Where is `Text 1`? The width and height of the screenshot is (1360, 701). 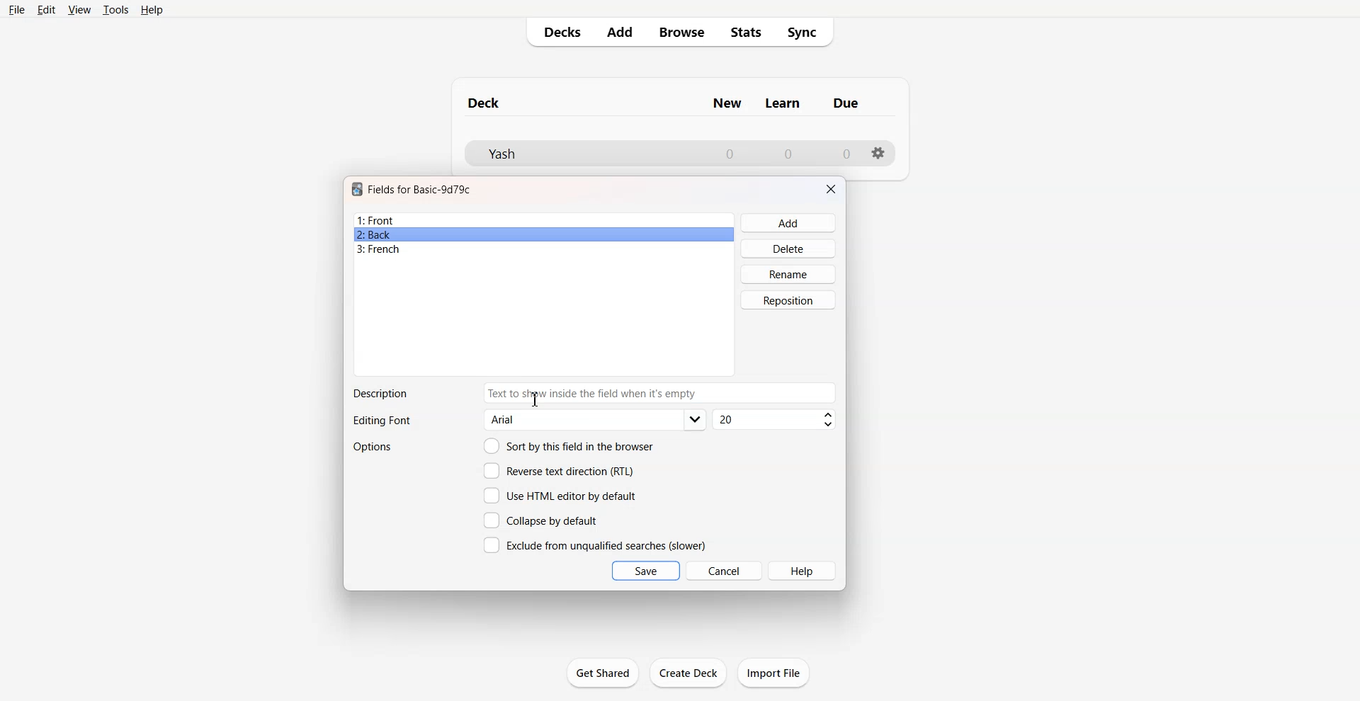
Text 1 is located at coordinates (484, 103).